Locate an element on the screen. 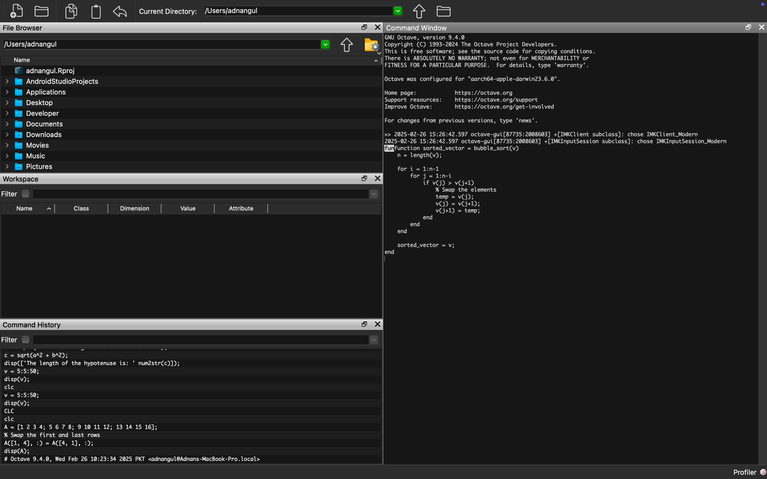  Close is located at coordinates (377, 179).